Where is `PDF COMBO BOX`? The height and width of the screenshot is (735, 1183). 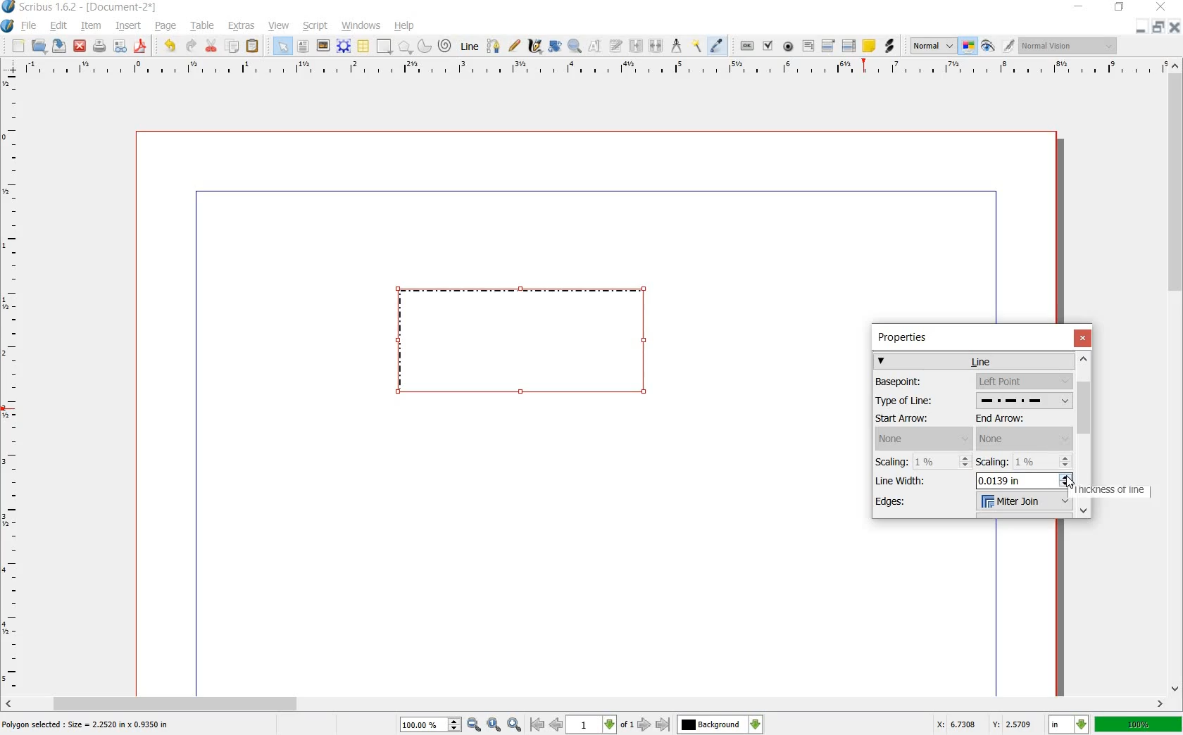
PDF COMBO BOX is located at coordinates (827, 45).